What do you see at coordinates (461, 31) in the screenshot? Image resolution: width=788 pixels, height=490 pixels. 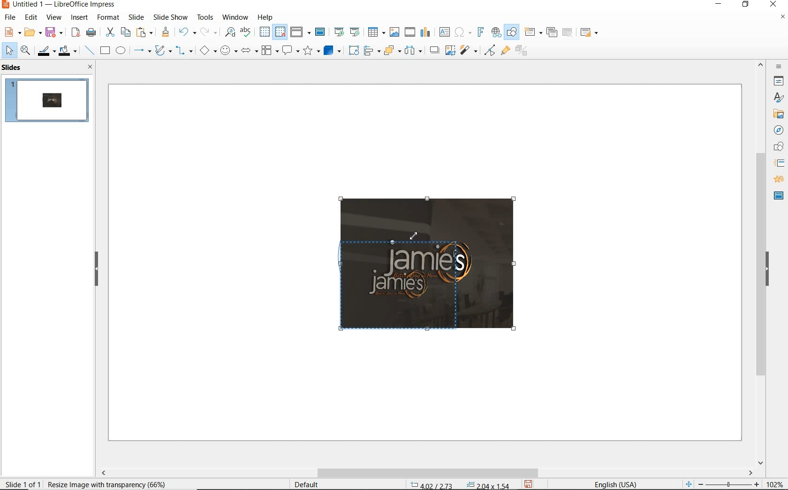 I see `insert special characters` at bounding box center [461, 31].